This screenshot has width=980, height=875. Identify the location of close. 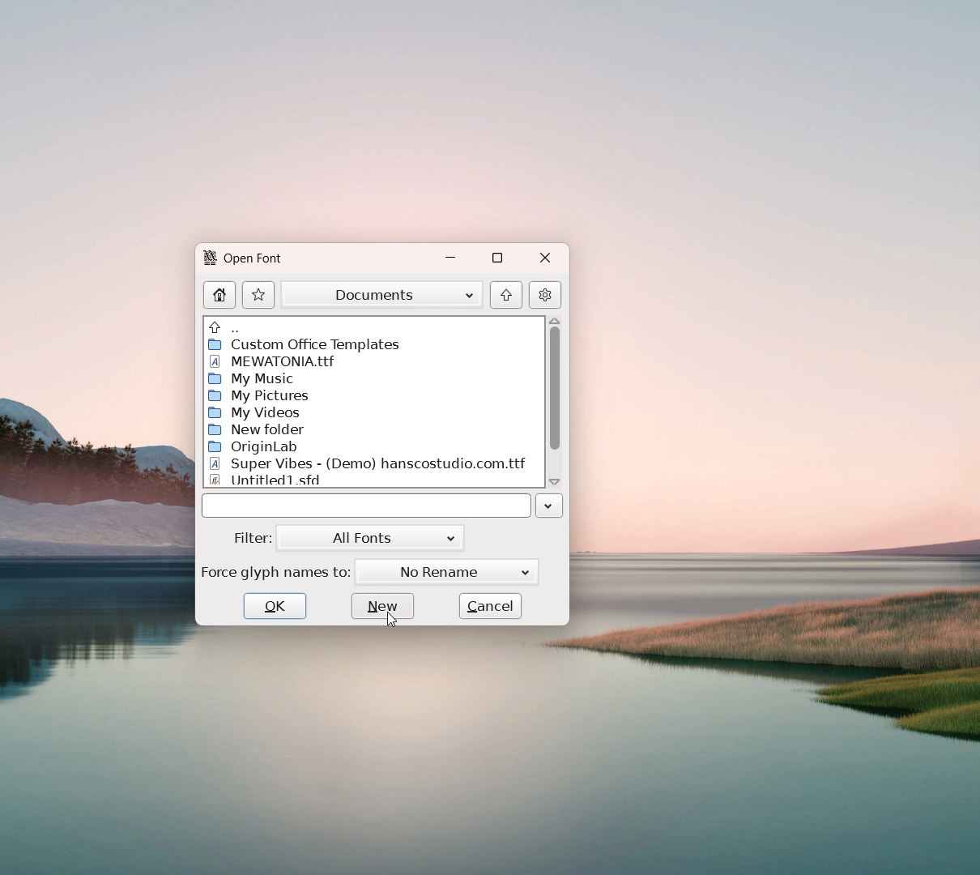
(546, 259).